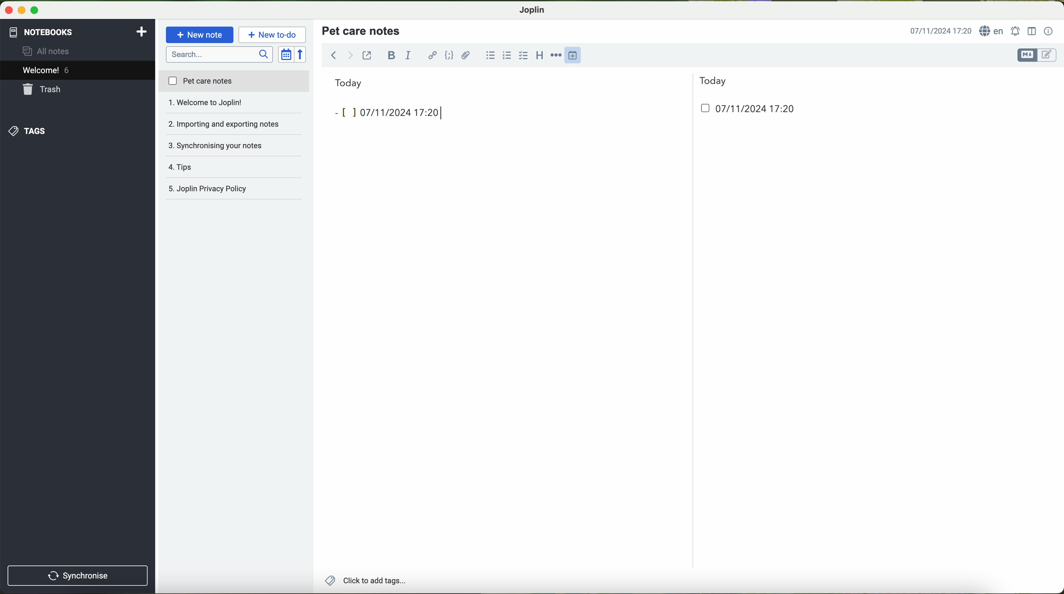  Describe the element at coordinates (21, 11) in the screenshot. I see `screen buttons` at that location.